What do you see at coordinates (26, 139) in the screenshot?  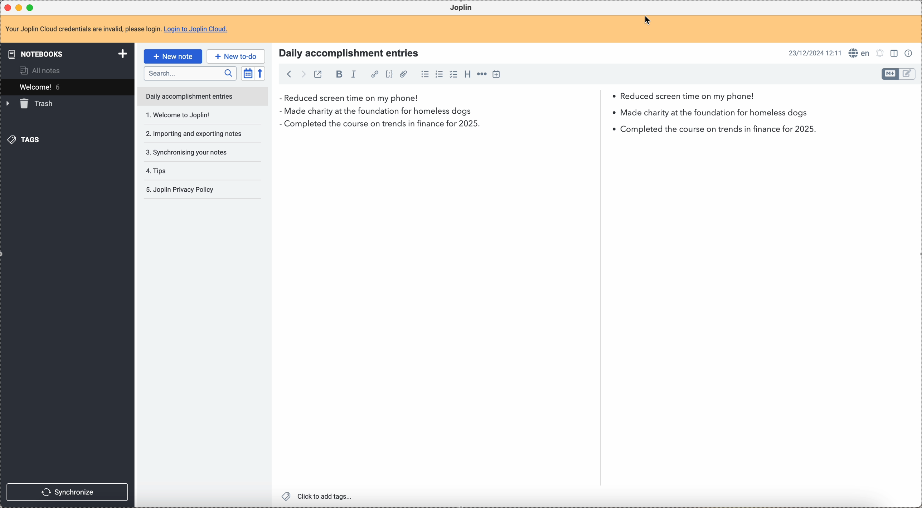 I see `tags` at bounding box center [26, 139].